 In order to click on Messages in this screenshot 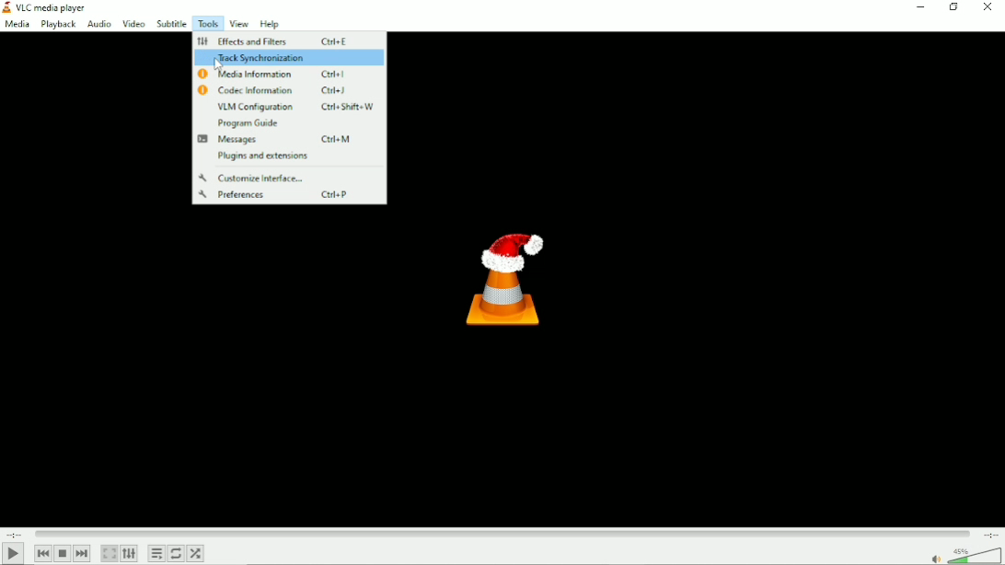, I will do `click(289, 140)`.